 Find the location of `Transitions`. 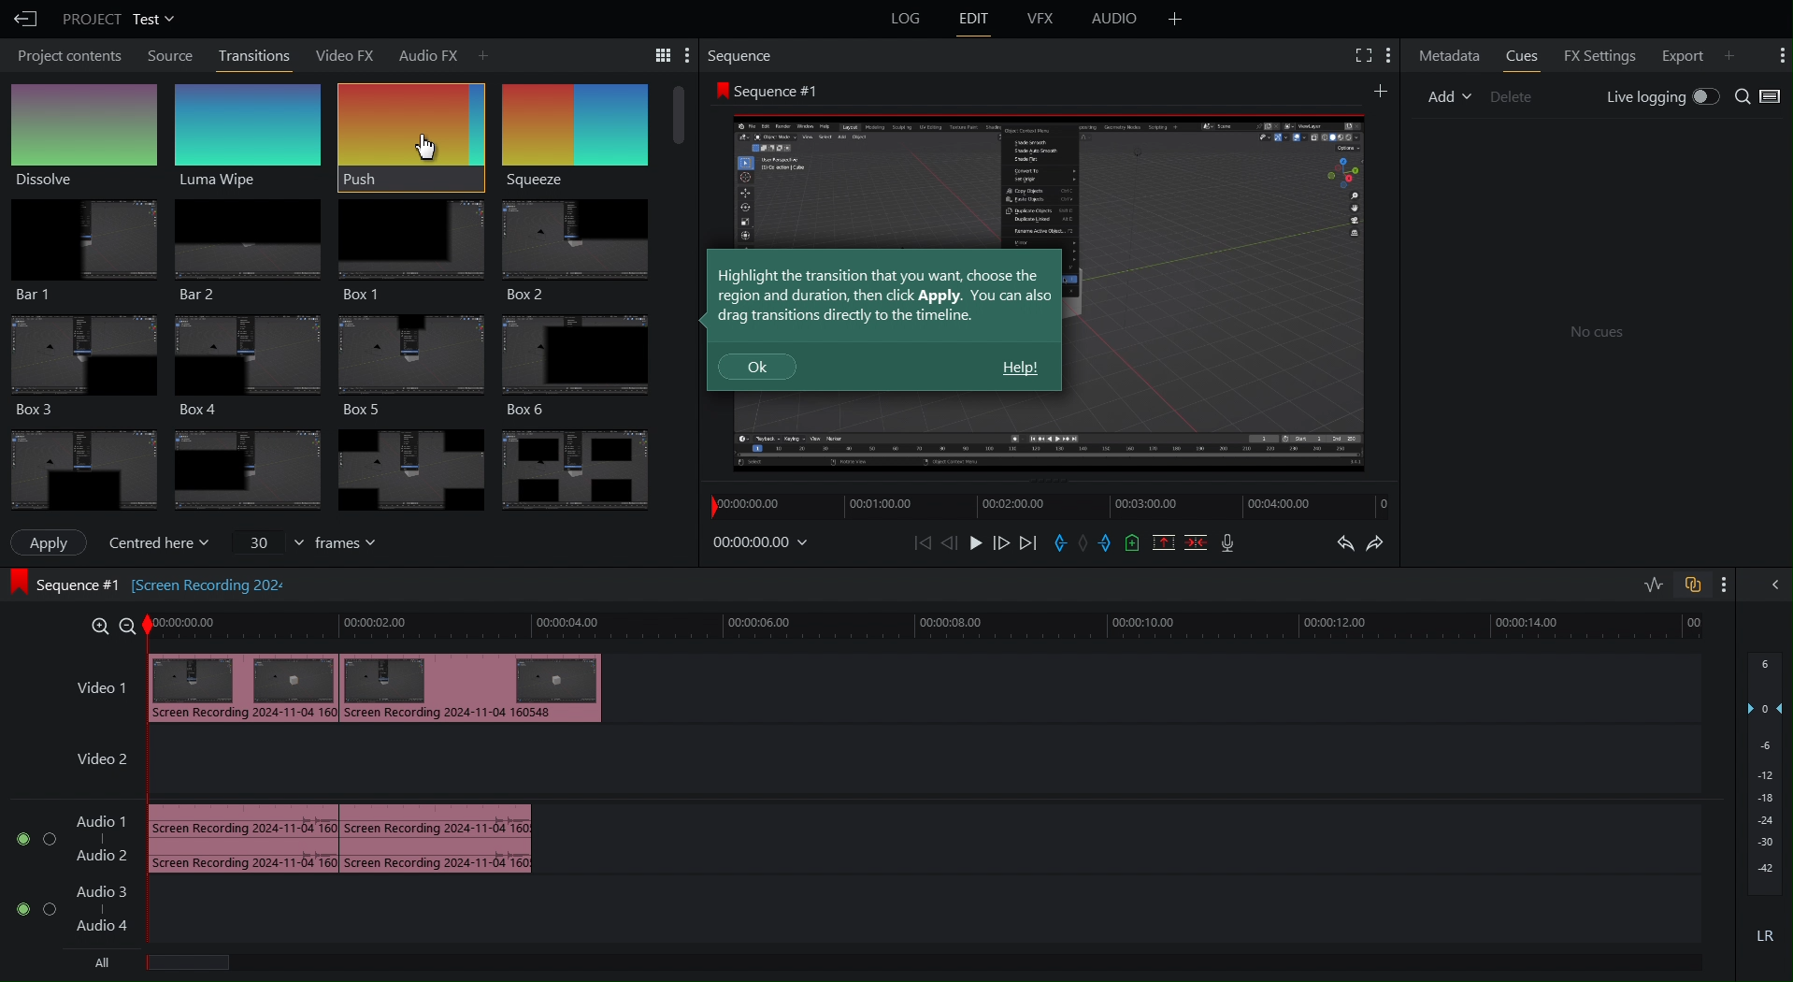

Transitions is located at coordinates (333, 470).